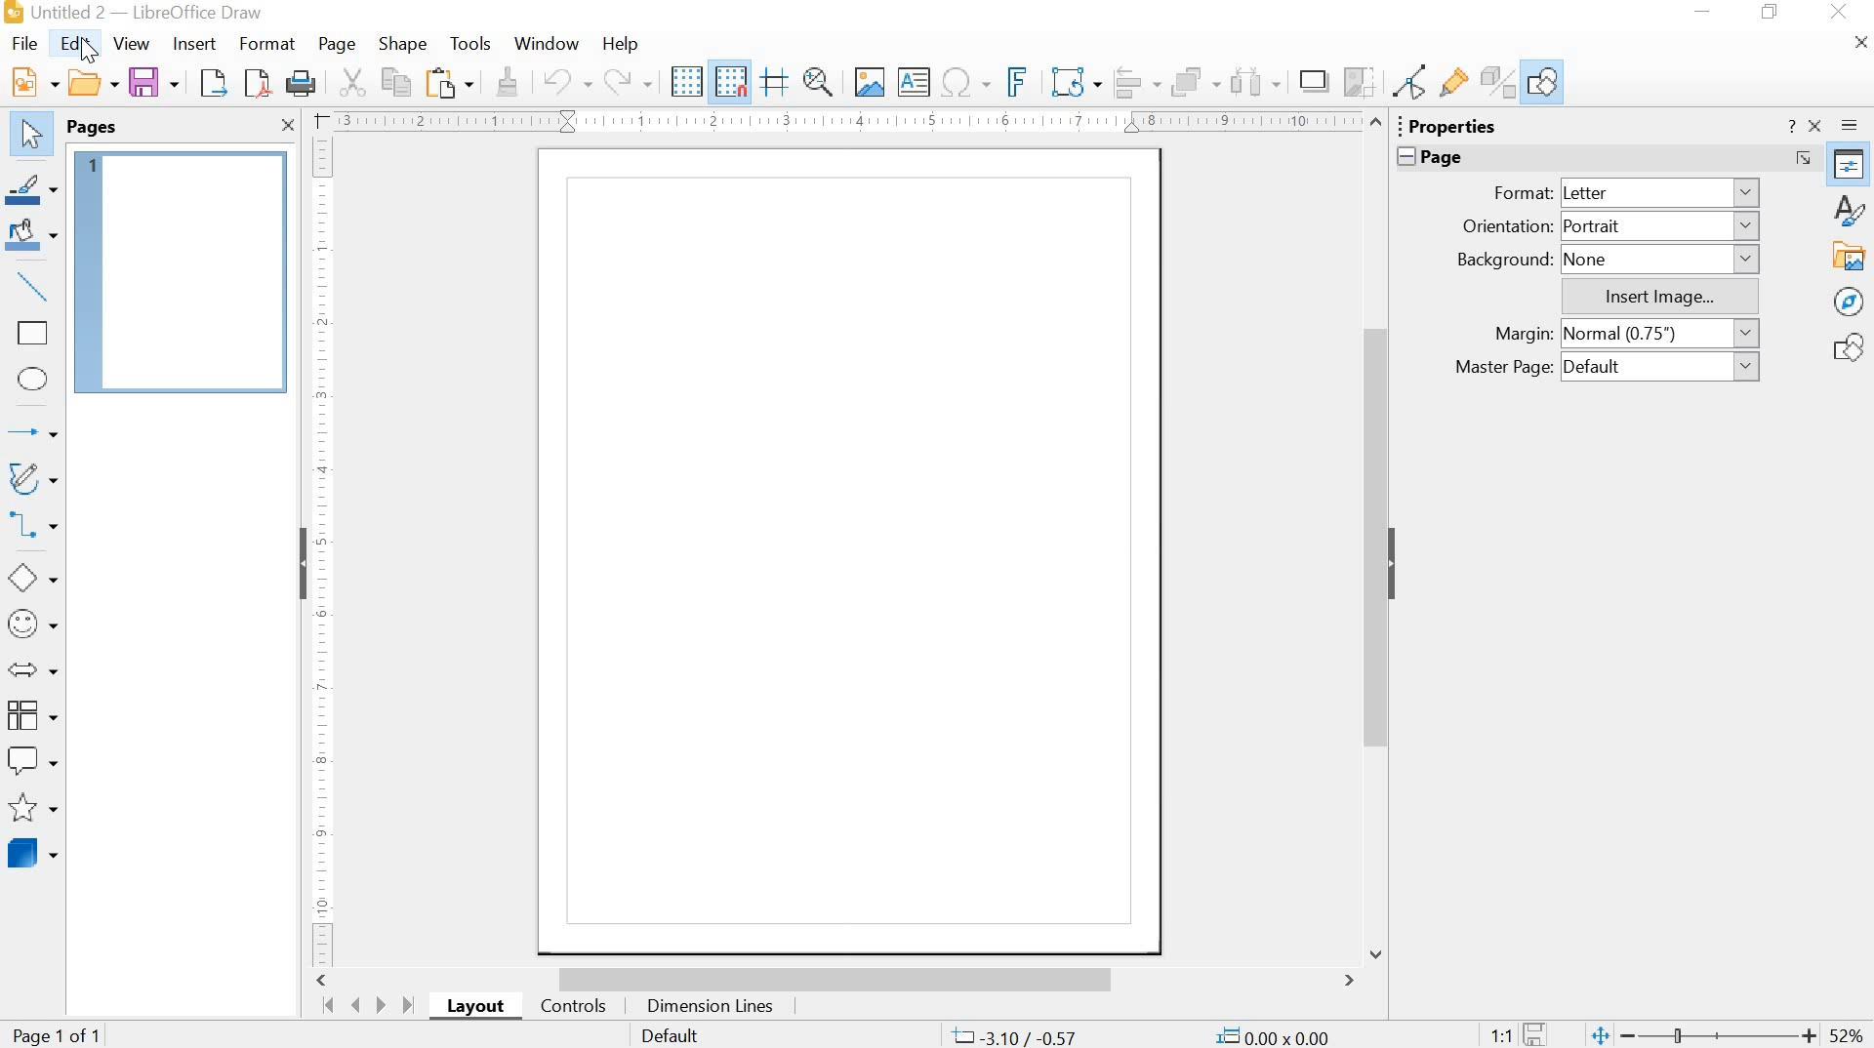 Image resolution: width=1874 pixels, height=1048 pixels. I want to click on file name, so click(139, 14).